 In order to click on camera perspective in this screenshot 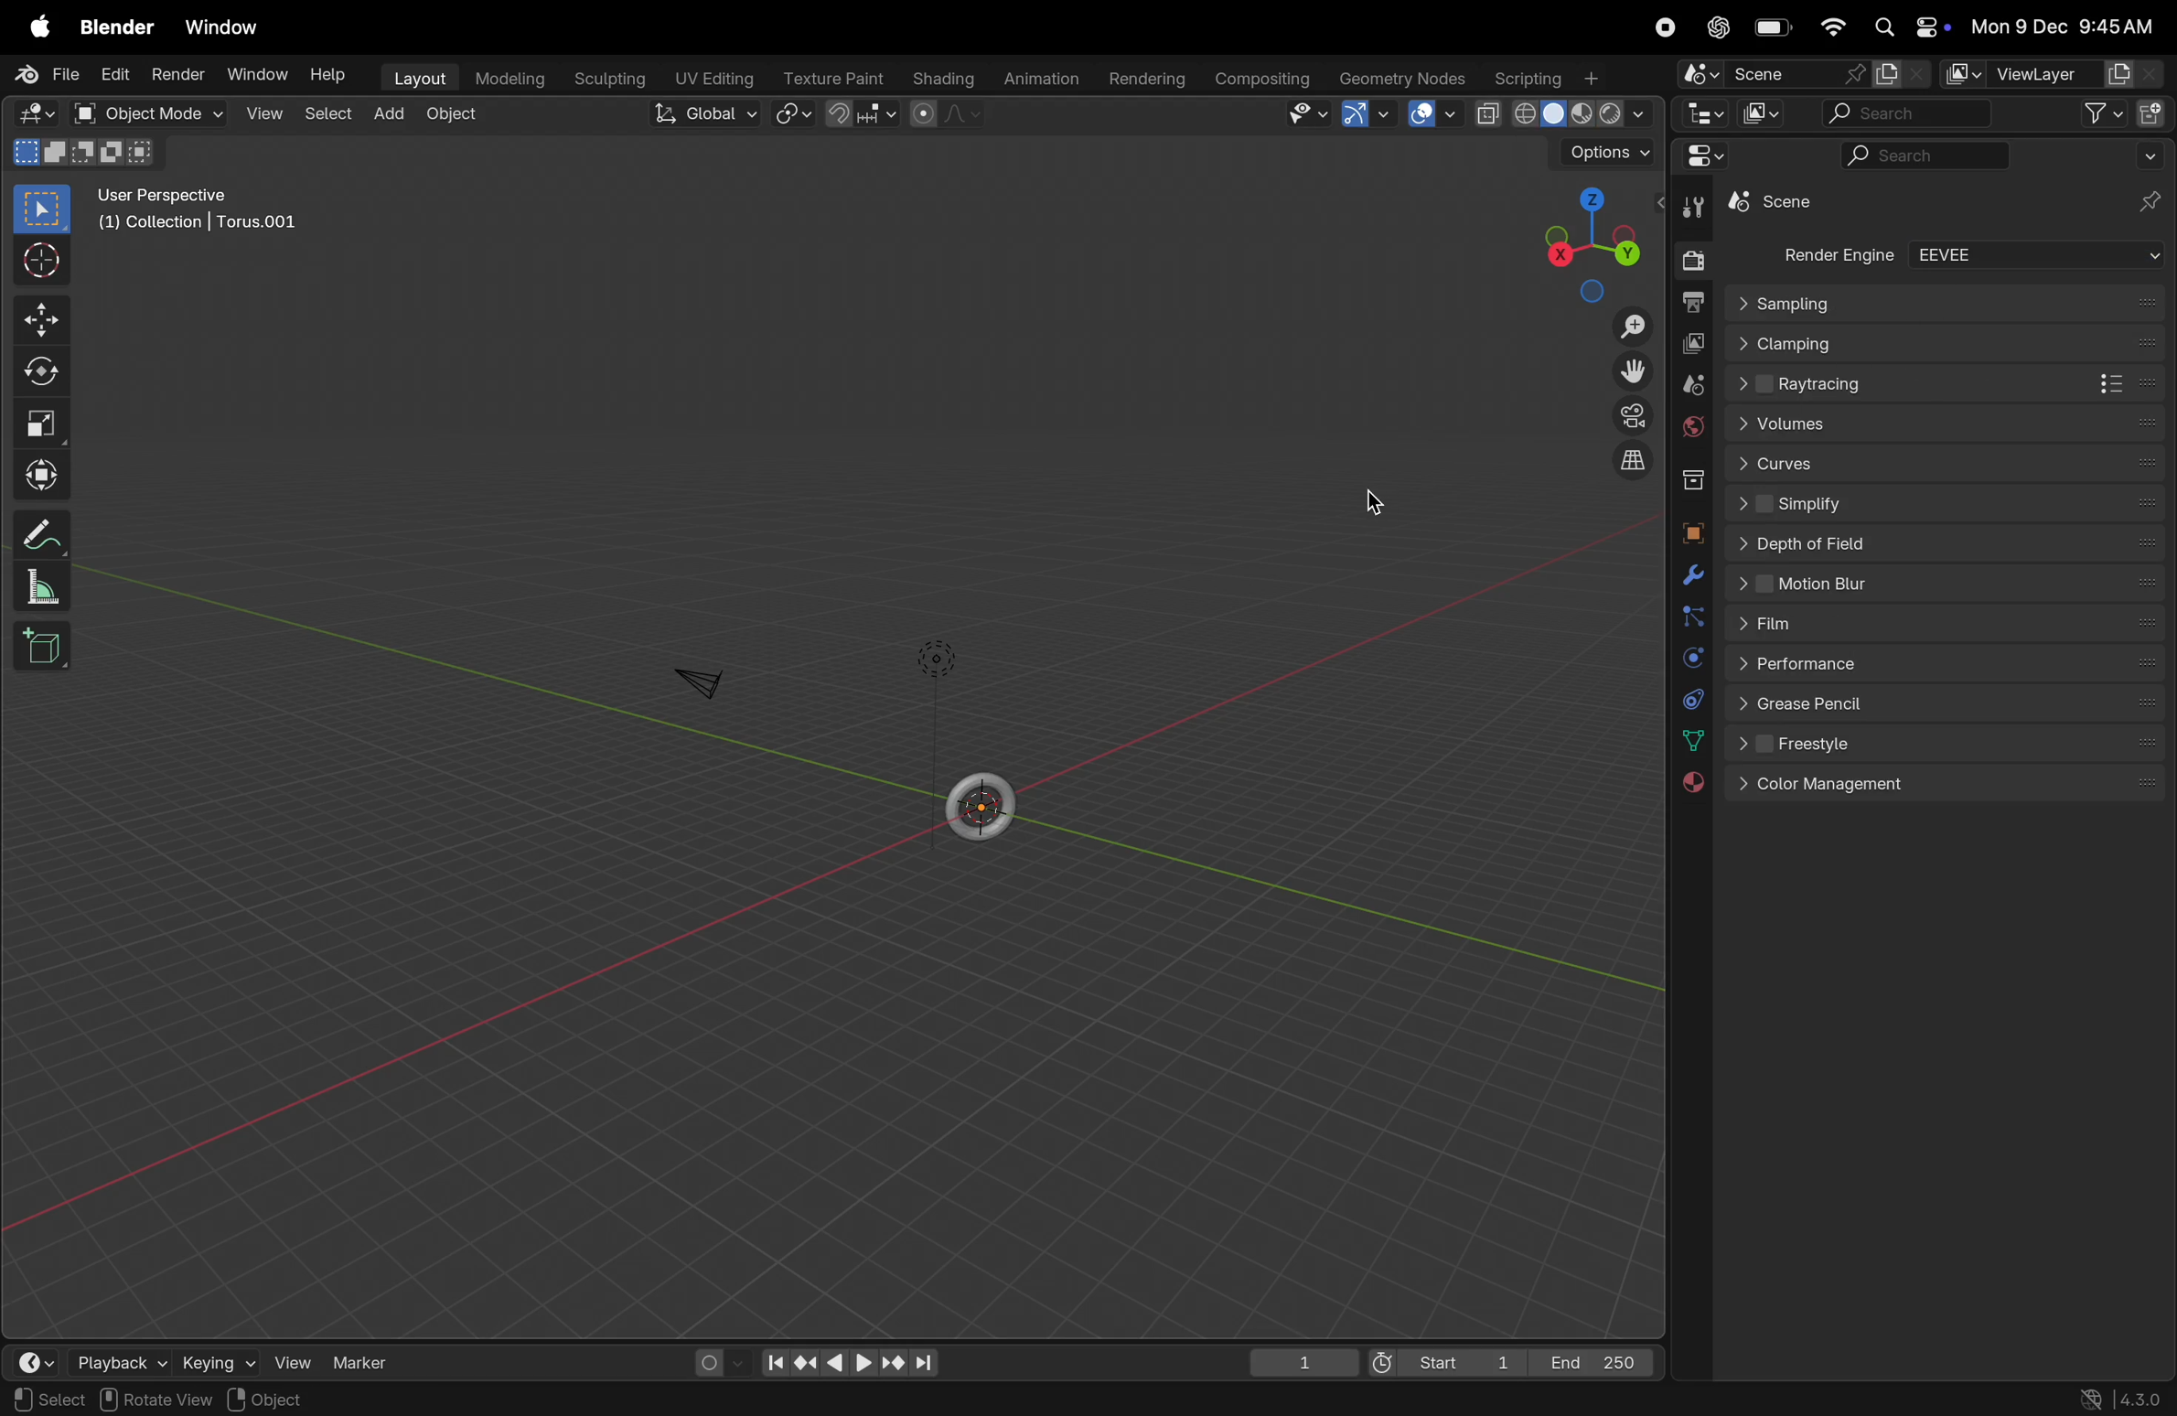, I will do `click(1628, 414)`.